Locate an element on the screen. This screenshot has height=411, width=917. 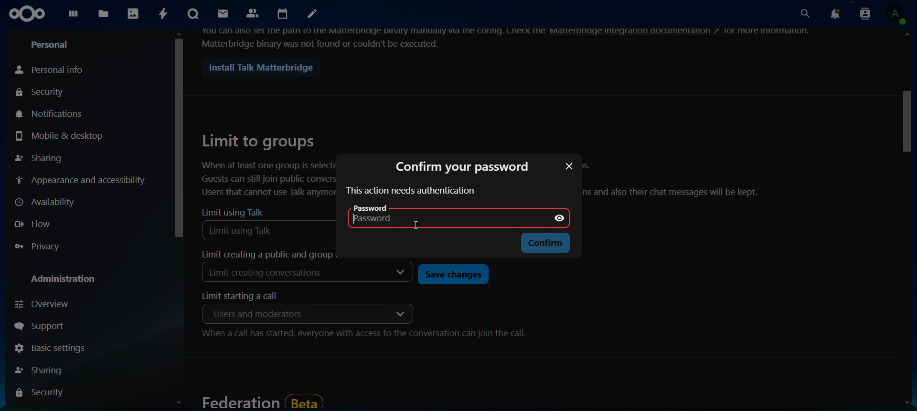
text is located at coordinates (373, 37).